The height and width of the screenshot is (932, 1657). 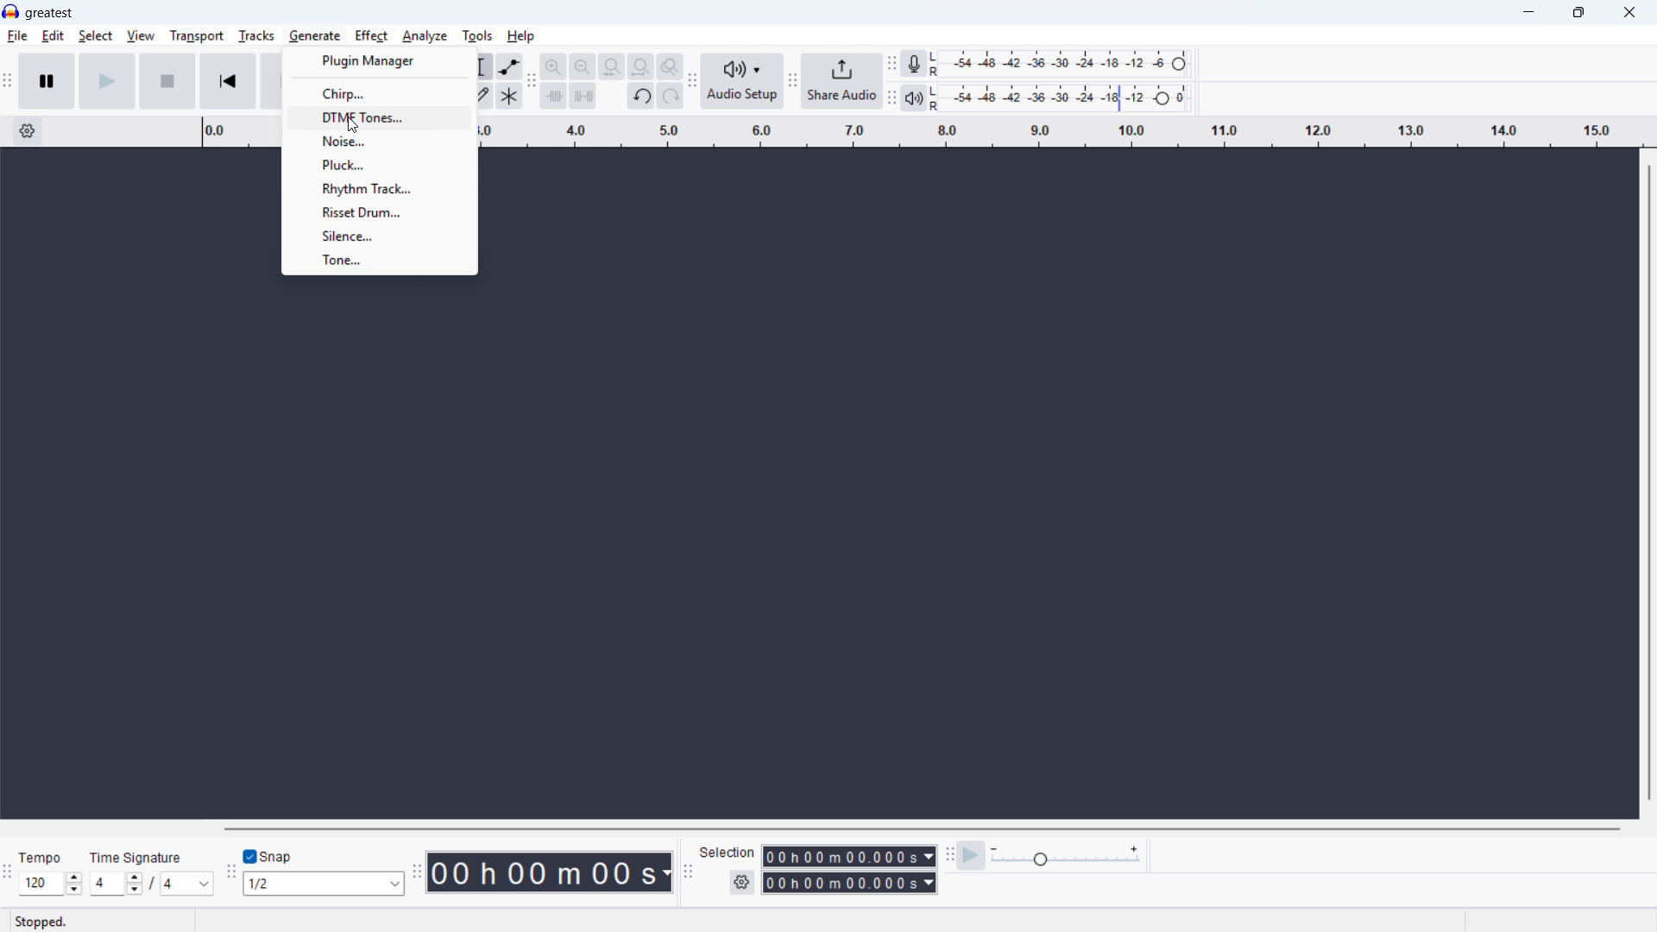 I want to click on minimise , so click(x=1526, y=13).